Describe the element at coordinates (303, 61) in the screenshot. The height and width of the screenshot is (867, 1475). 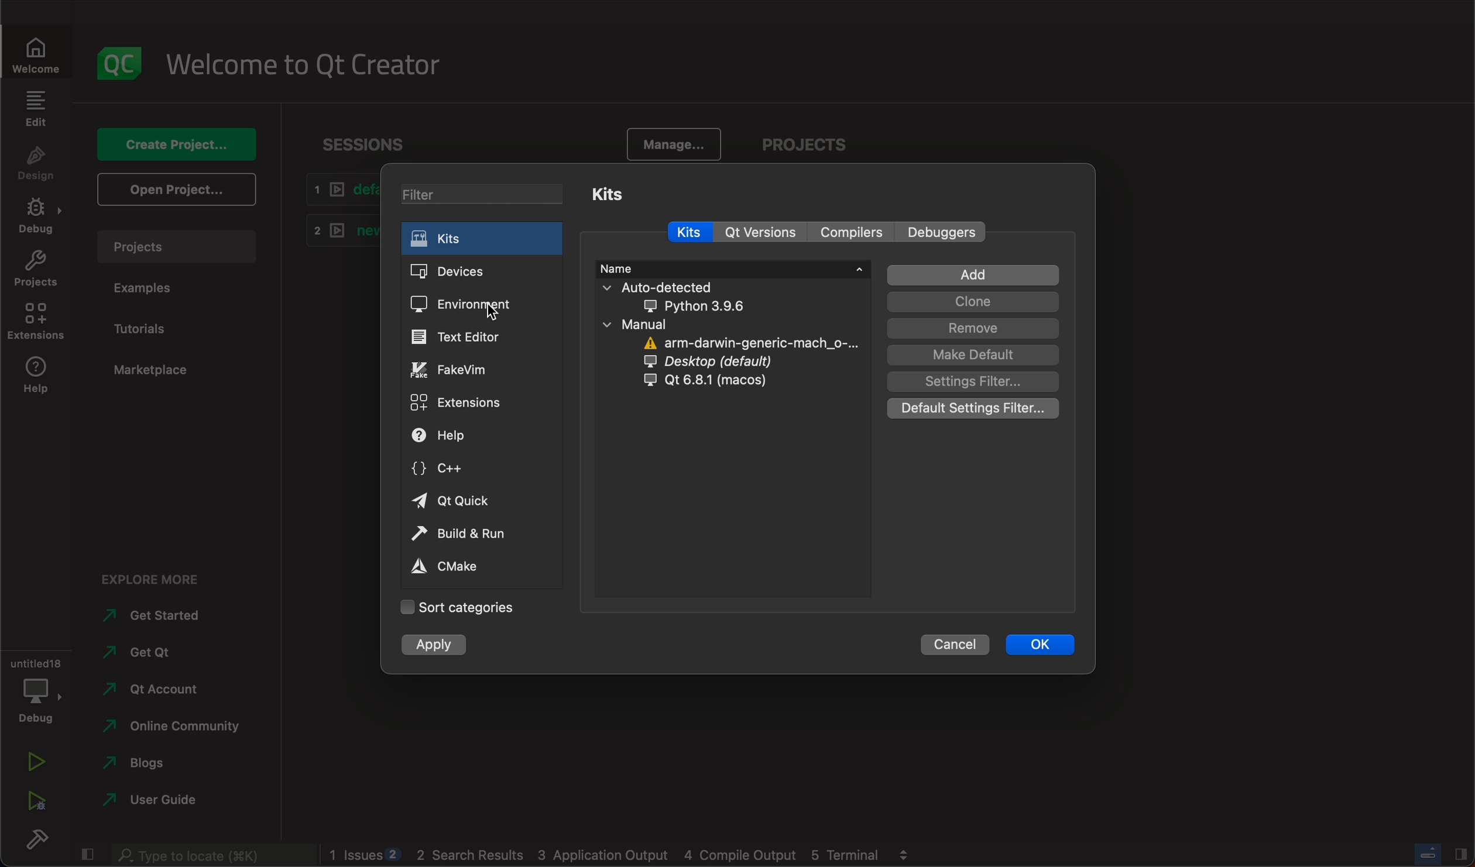
I see `welcome` at that location.